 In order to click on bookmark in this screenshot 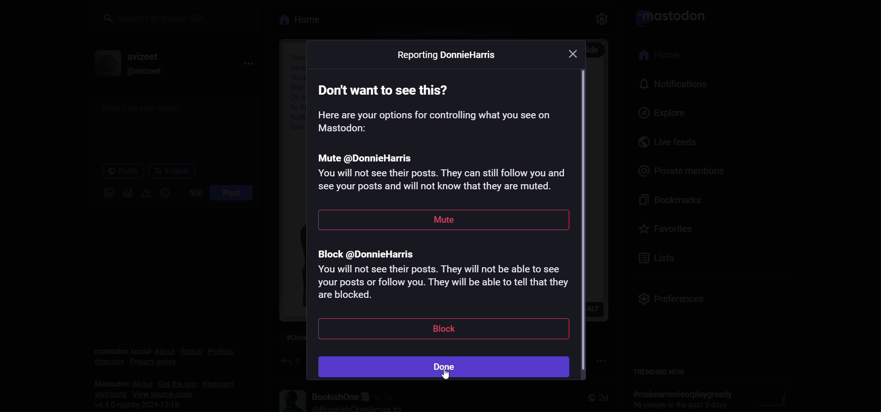, I will do `click(667, 200)`.